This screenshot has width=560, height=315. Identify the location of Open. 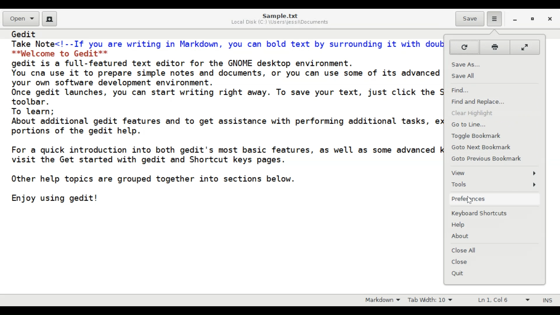
(22, 19).